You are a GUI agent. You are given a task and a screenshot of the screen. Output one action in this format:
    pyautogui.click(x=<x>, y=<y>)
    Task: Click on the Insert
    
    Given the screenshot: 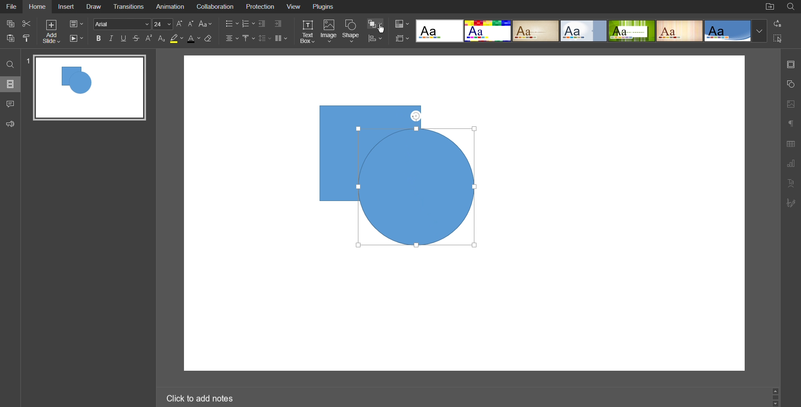 What is the action you would take?
    pyautogui.click(x=65, y=7)
    